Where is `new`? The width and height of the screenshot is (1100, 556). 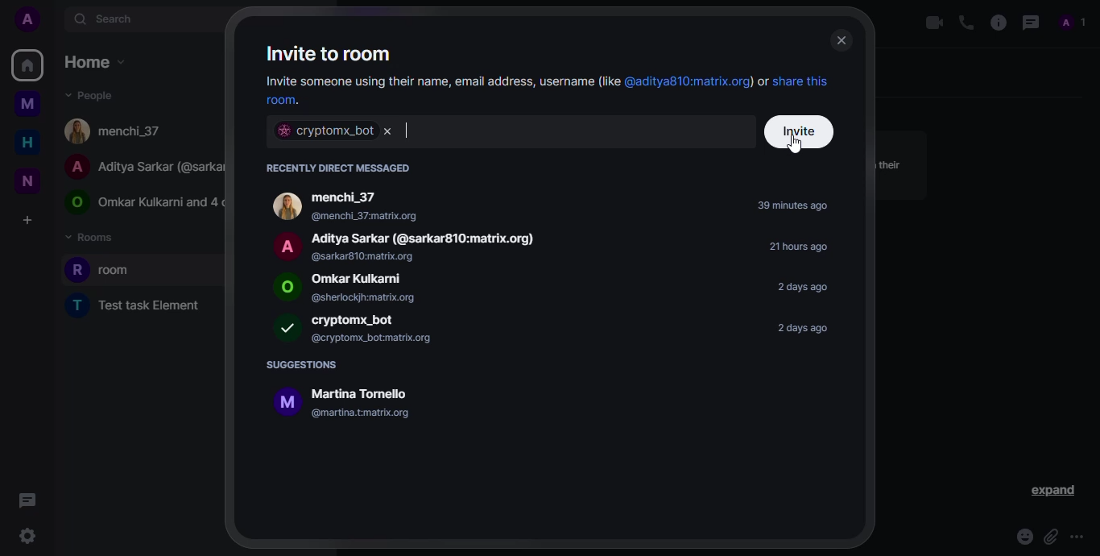 new is located at coordinates (28, 180).